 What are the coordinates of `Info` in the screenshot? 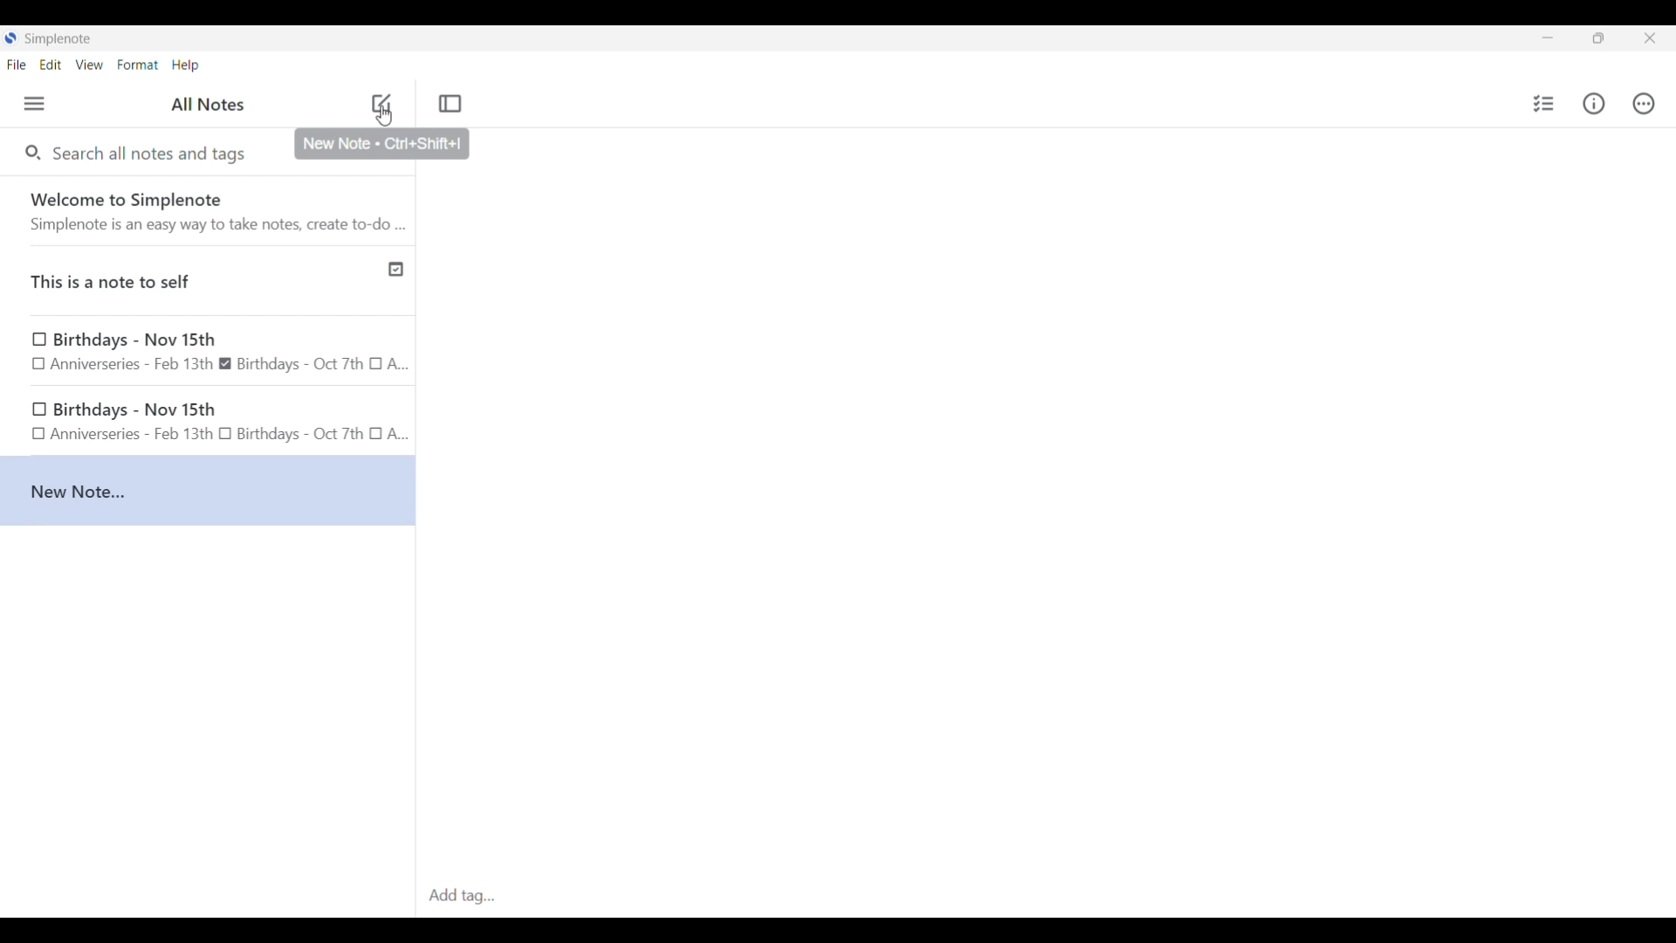 It's located at (1594, 103).